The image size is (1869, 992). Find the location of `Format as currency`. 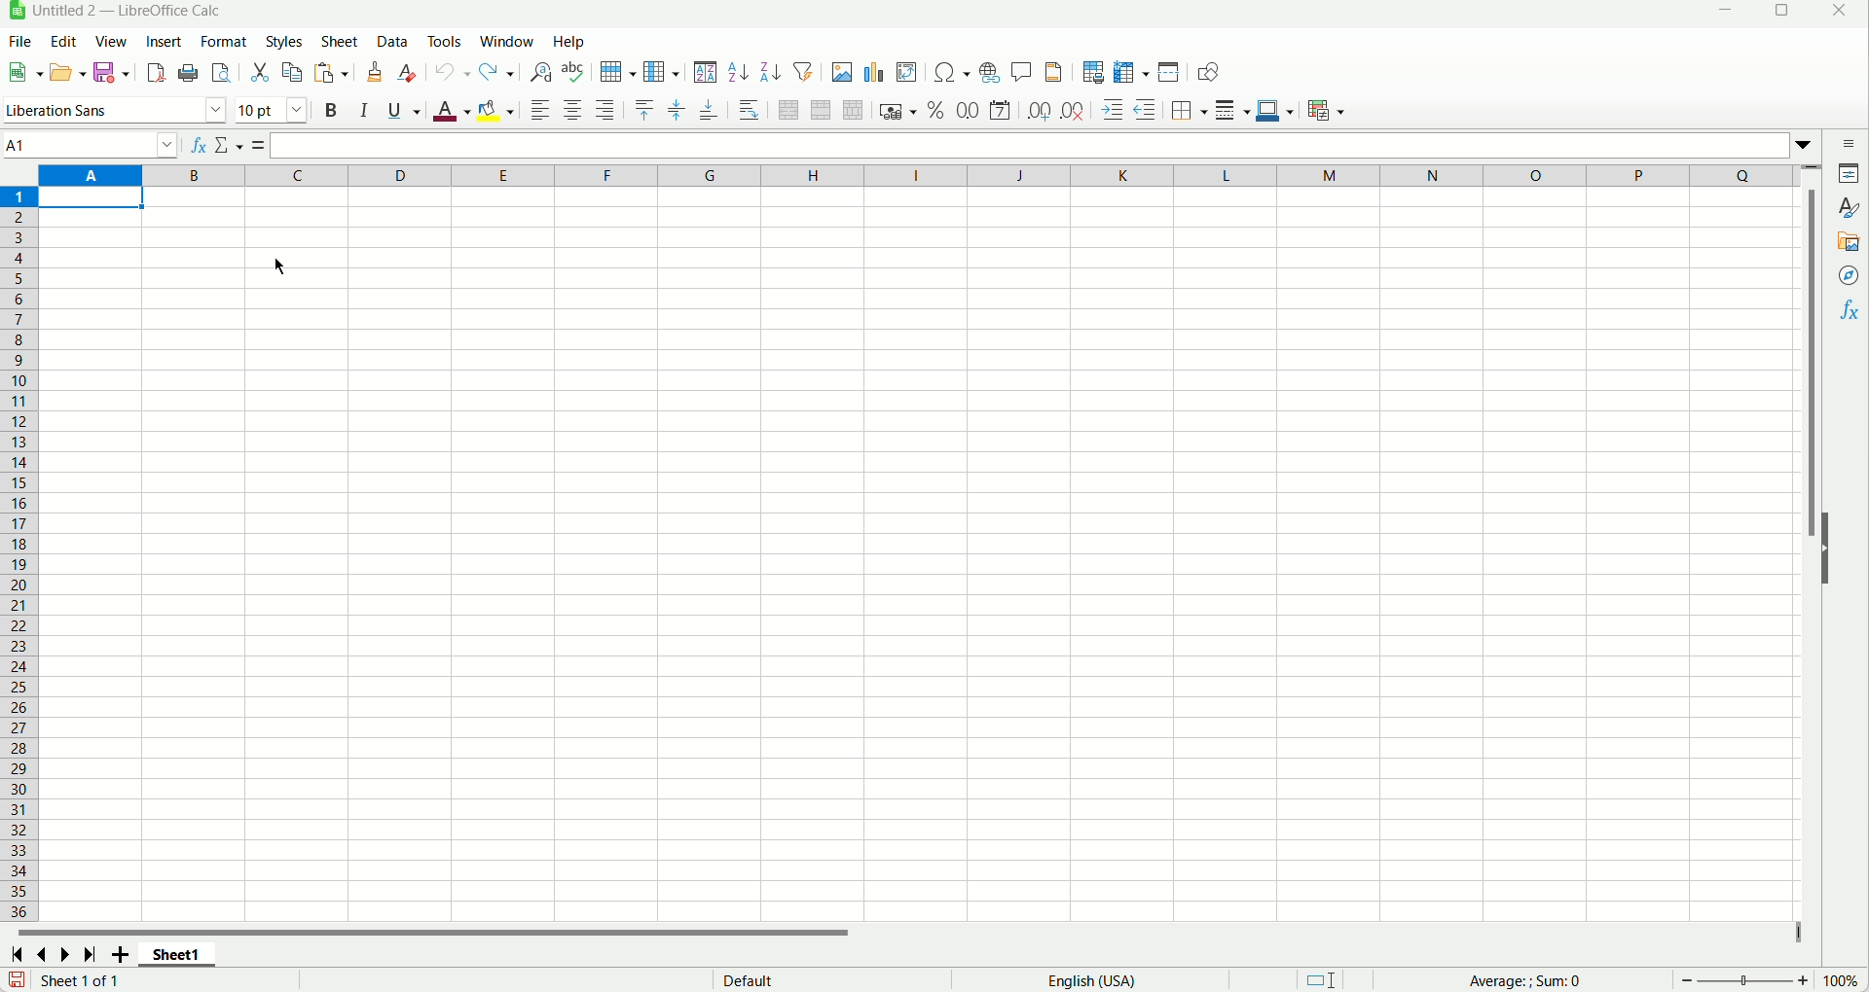

Format as currency is located at coordinates (898, 110).